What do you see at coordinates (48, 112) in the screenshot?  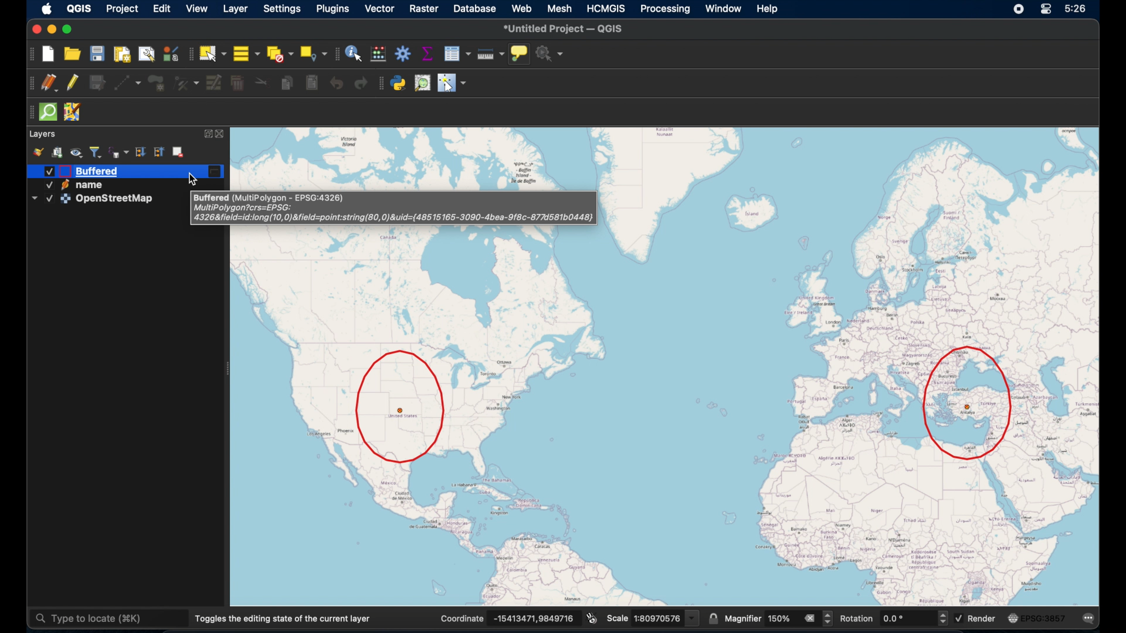 I see `quicksom` at bounding box center [48, 112].